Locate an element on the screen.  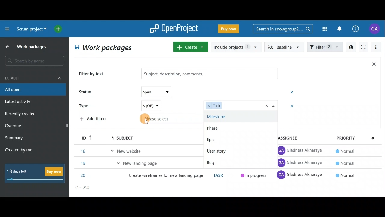
Baseline is located at coordinates (283, 46).